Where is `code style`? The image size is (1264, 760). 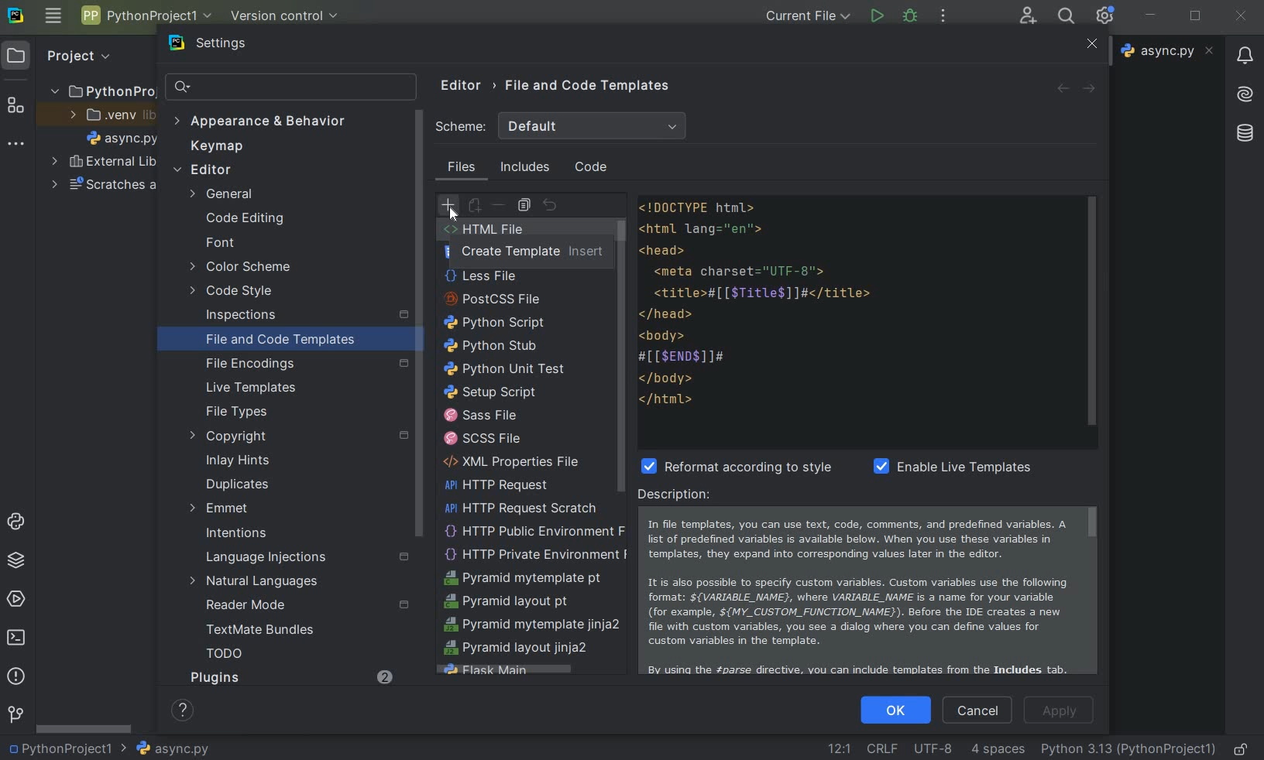 code style is located at coordinates (238, 293).